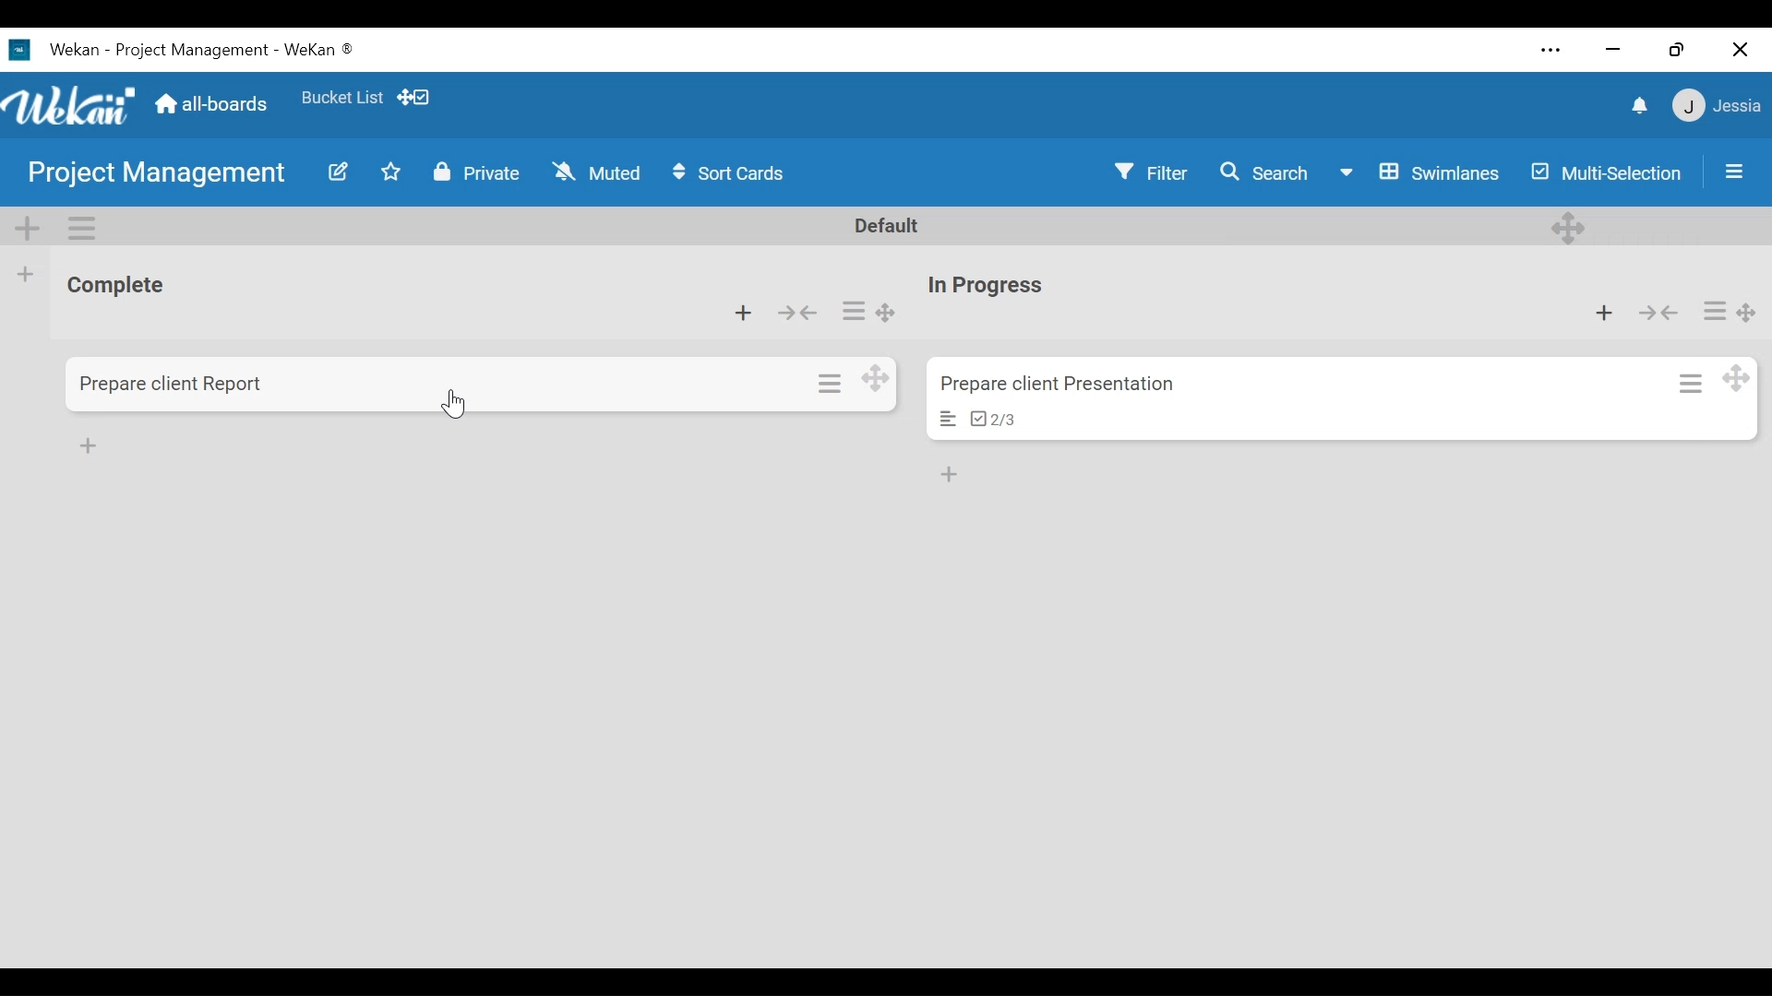 This screenshot has width=1772, height=996. What do you see at coordinates (1692, 383) in the screenshot?
I see `Card actions` at bounding box center [1692, 383].